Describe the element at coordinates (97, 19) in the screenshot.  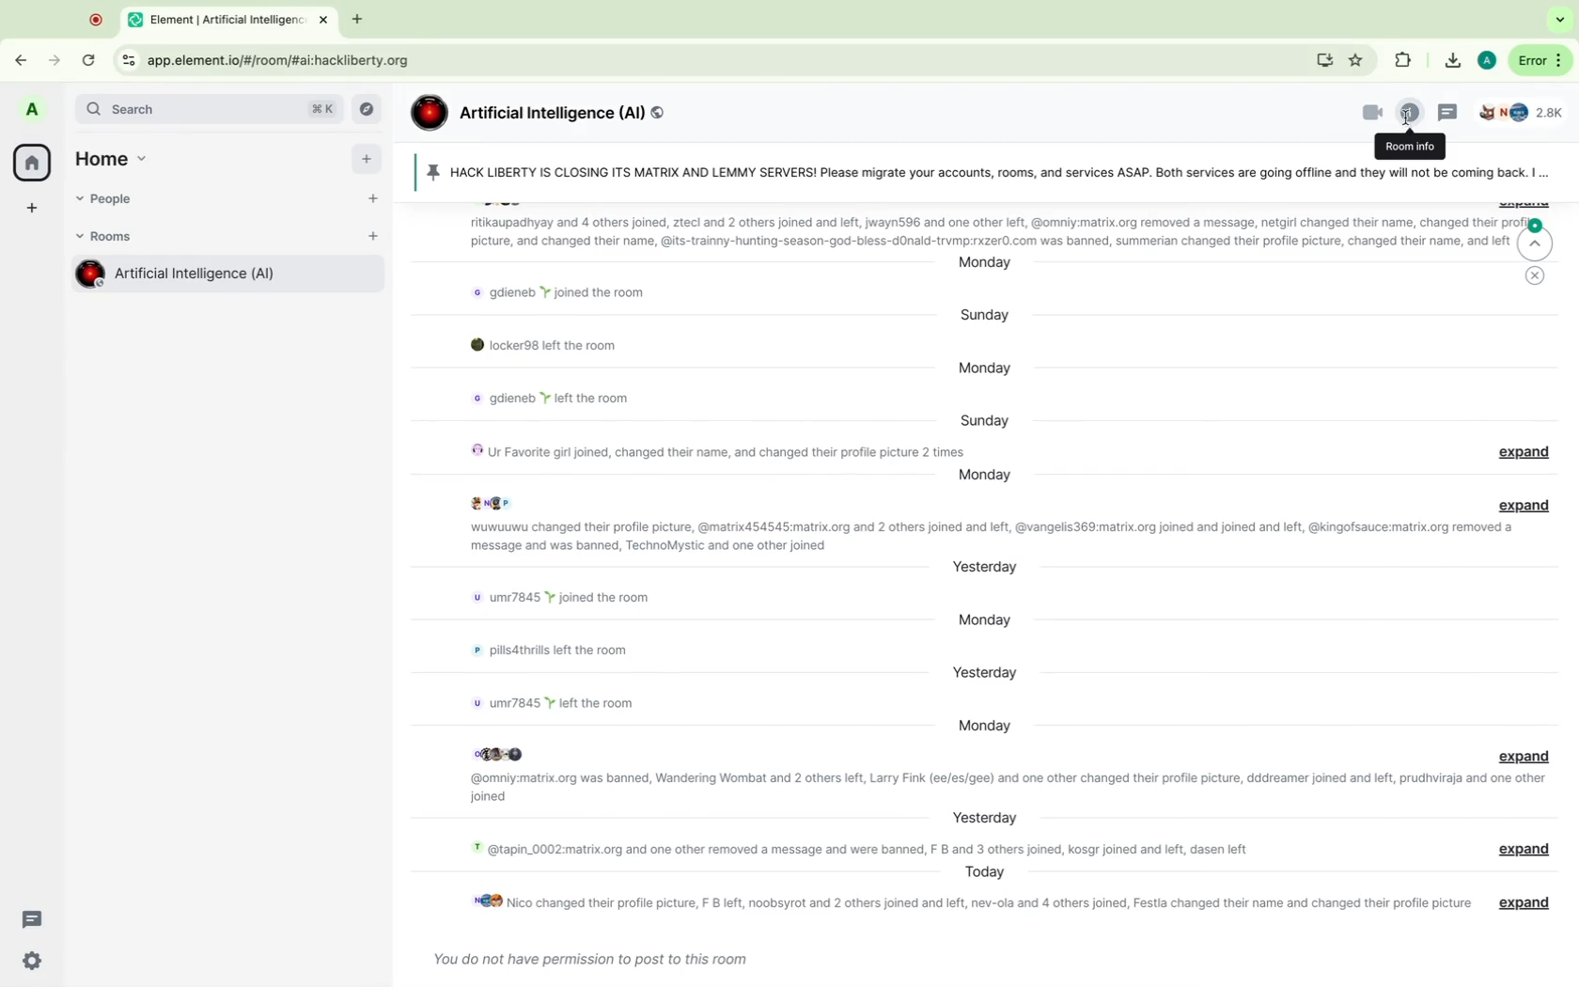
I see `recording` at that location.